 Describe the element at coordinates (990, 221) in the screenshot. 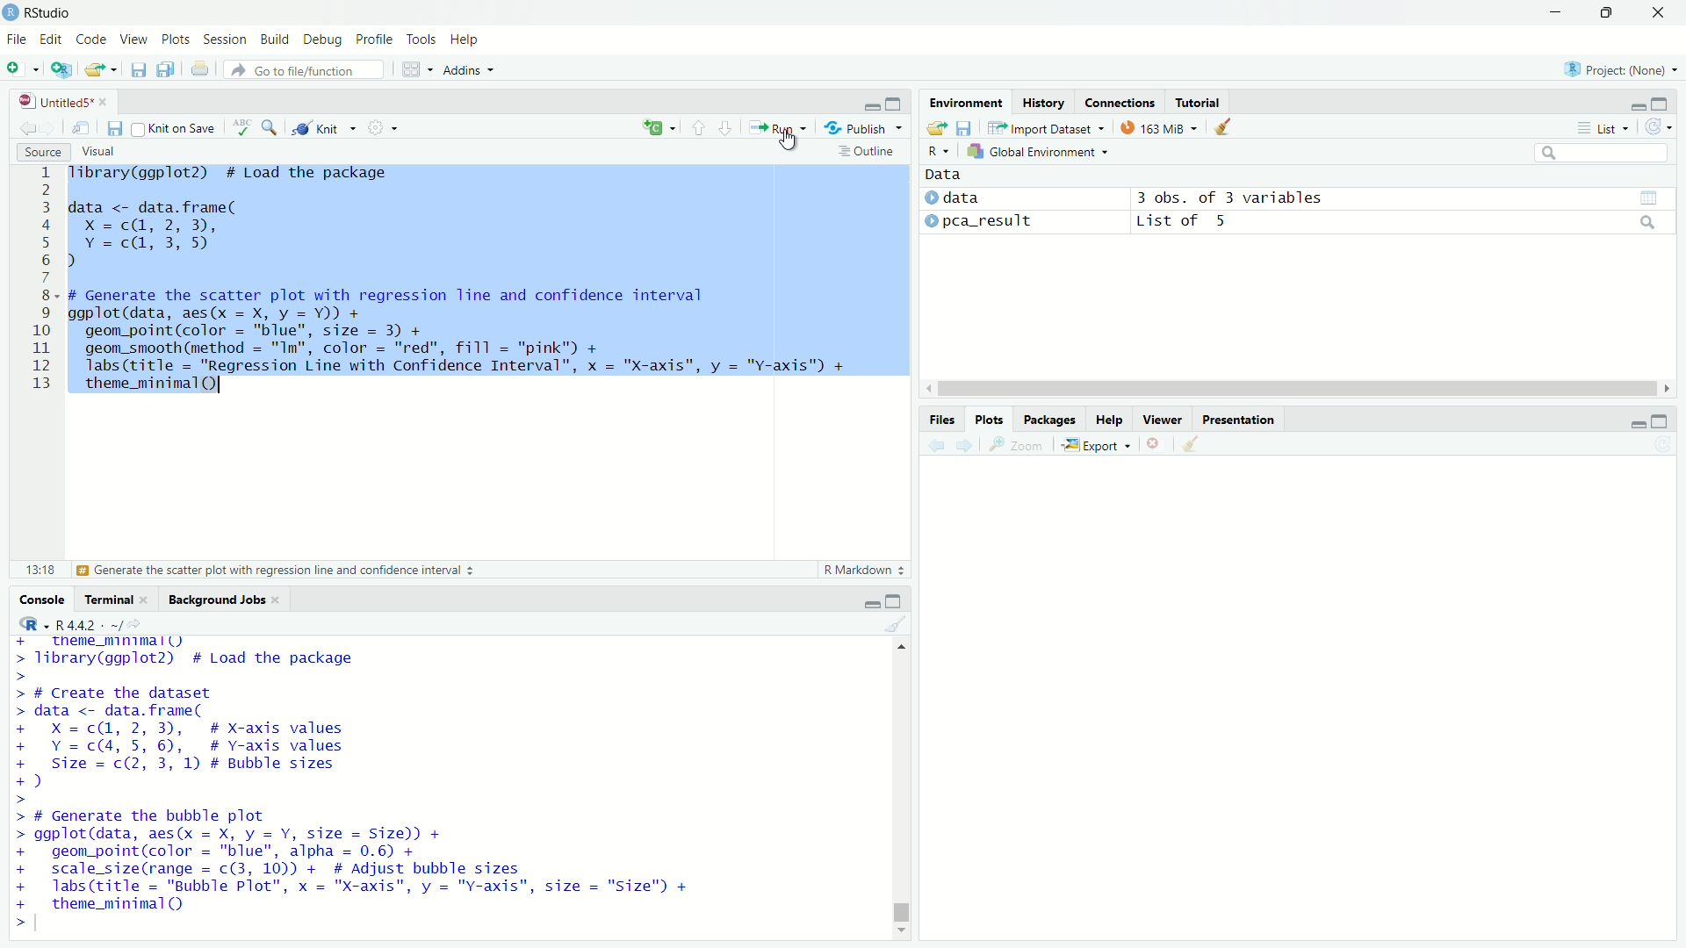

I see `pca_result` at that location.